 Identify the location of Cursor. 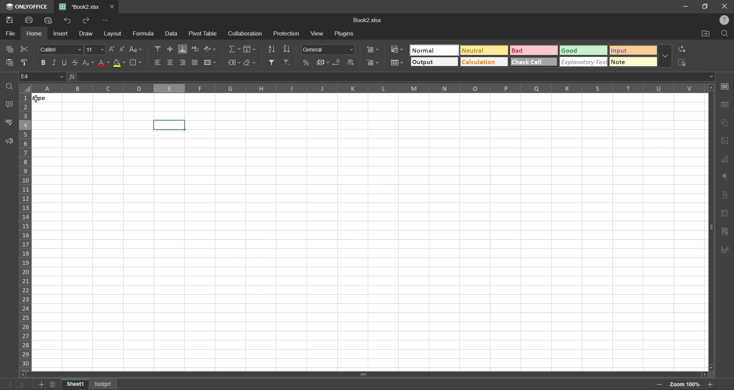
(37, 100).